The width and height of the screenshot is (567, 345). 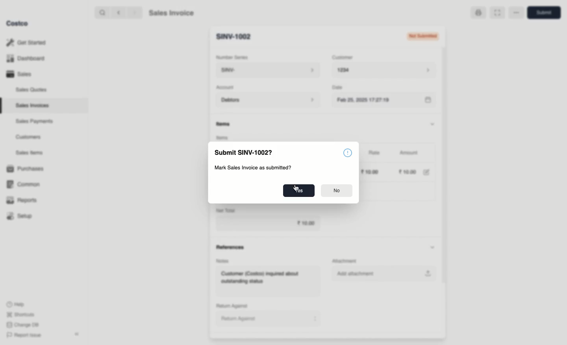 What do you see at coordinates (385, 101) in the screenshot?
I see `Feb 25, 2025 17:27:19` at bounding box center [385, 101].